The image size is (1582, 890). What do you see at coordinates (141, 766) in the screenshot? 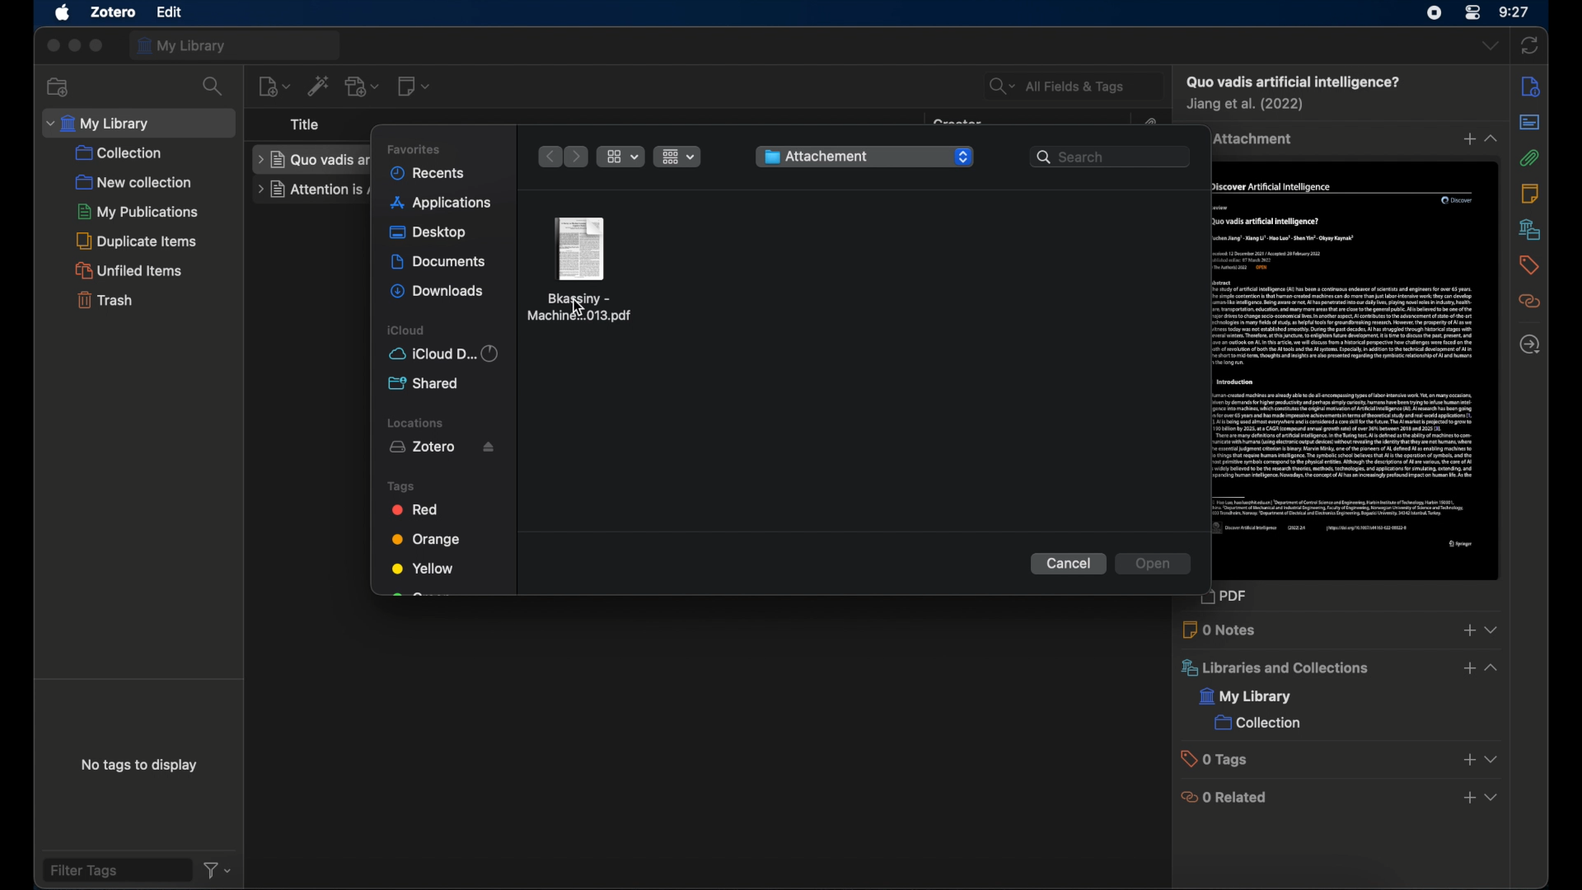
I see `no tags to display` at bounding box center [141, 766].